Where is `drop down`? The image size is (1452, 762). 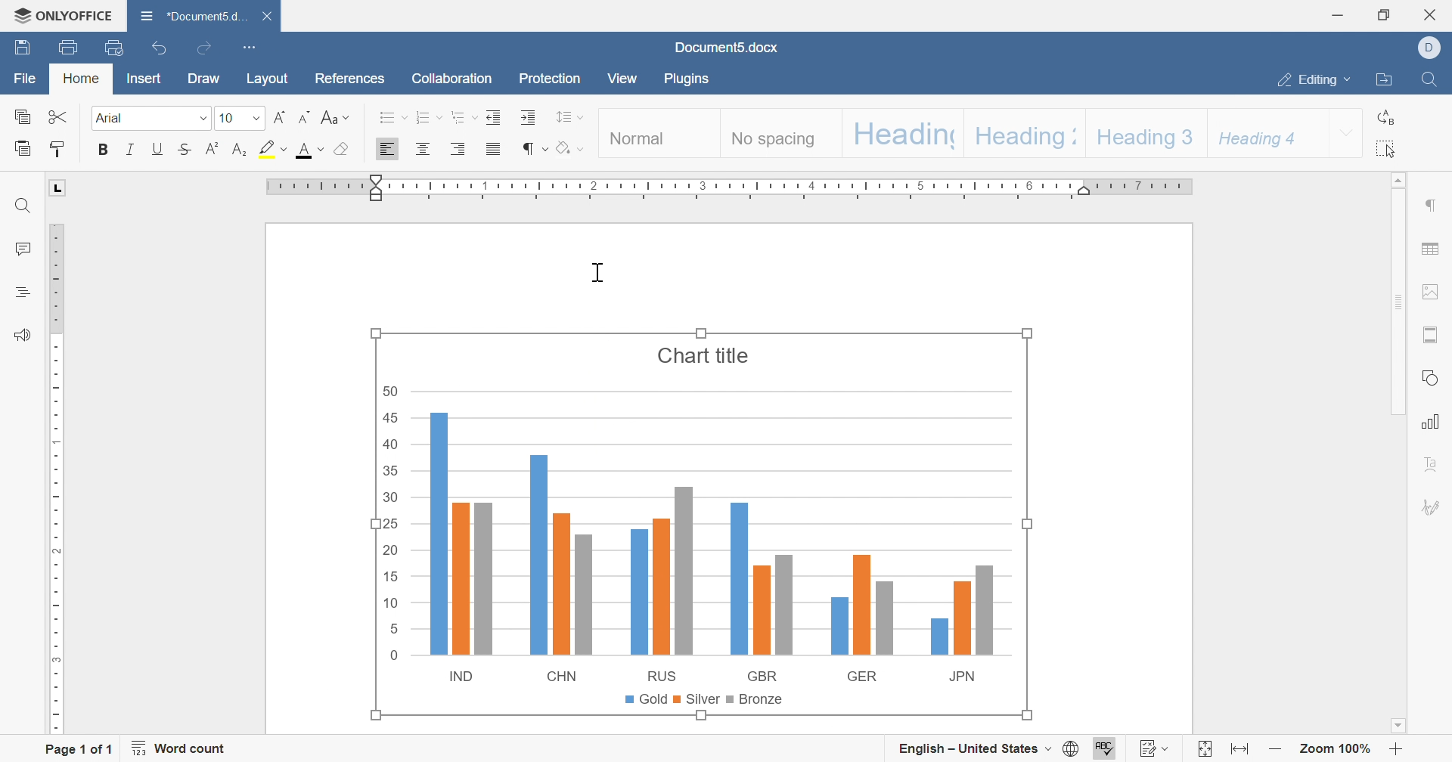
drop down is located at coordinates (1347, 132).